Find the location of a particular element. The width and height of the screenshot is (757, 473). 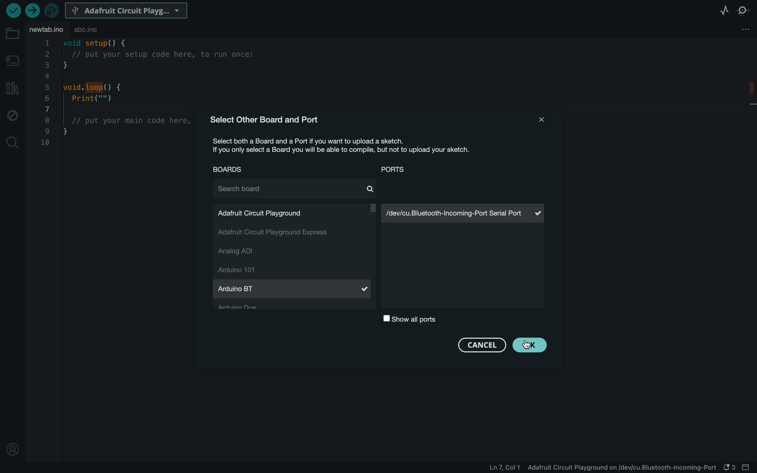

library manager is located at coordinates (13, 87).